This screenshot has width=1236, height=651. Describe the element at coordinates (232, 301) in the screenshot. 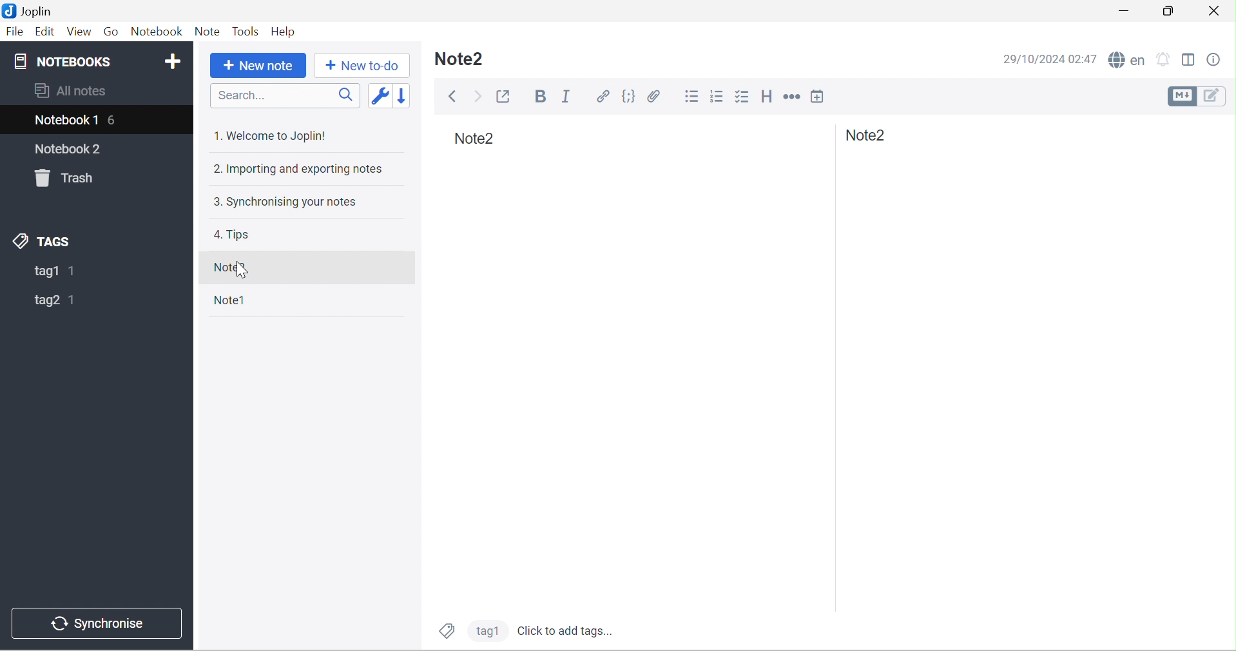

I see `Note1` at that location.